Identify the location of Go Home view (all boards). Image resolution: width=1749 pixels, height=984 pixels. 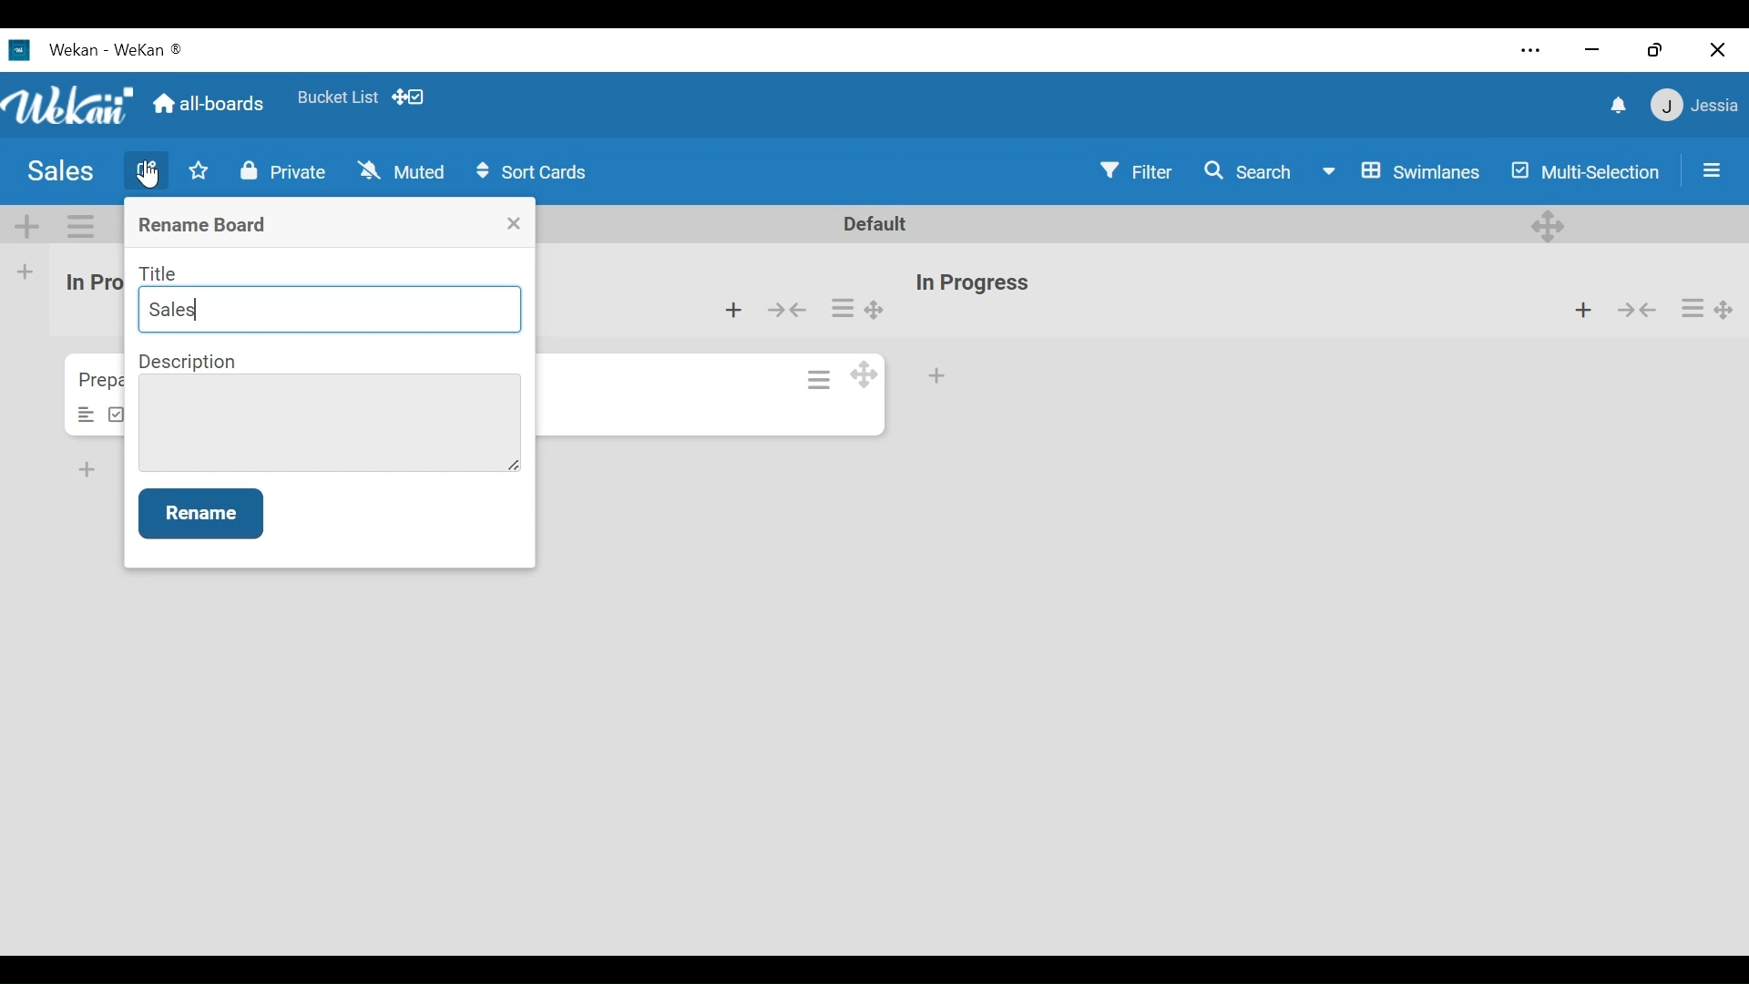
(211, 101).